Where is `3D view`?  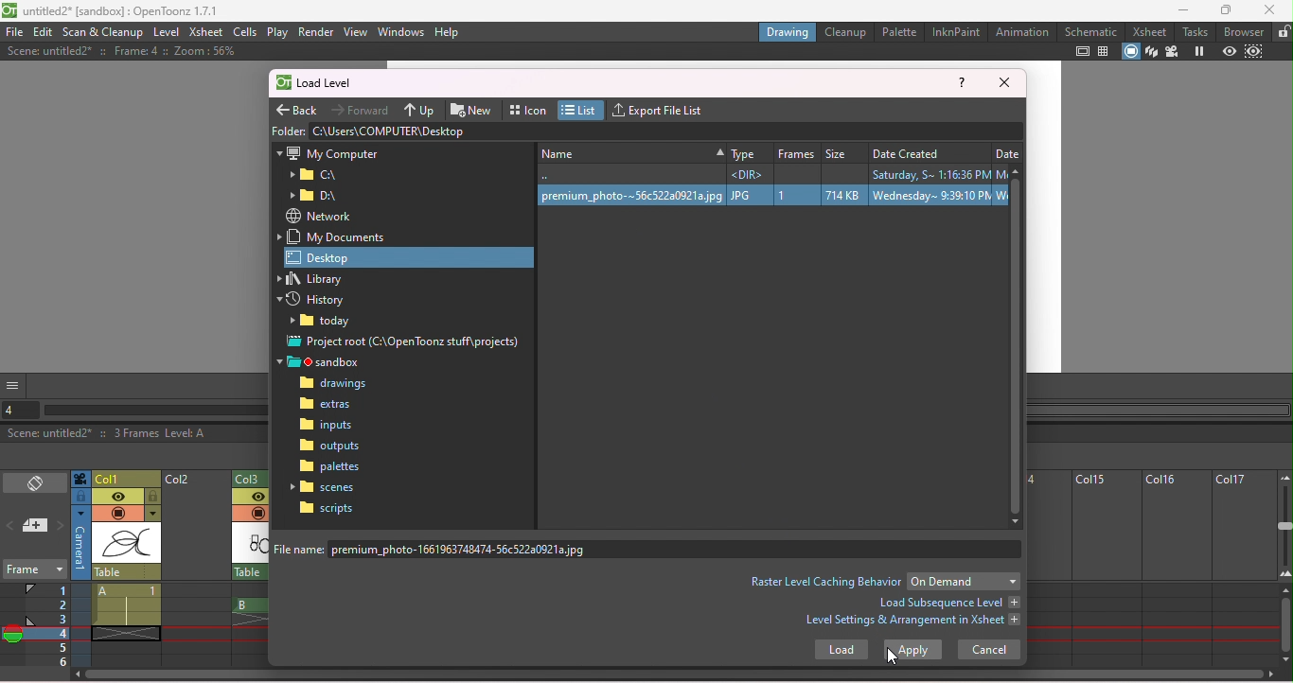 3D view is located at coordinates (1152, 52).